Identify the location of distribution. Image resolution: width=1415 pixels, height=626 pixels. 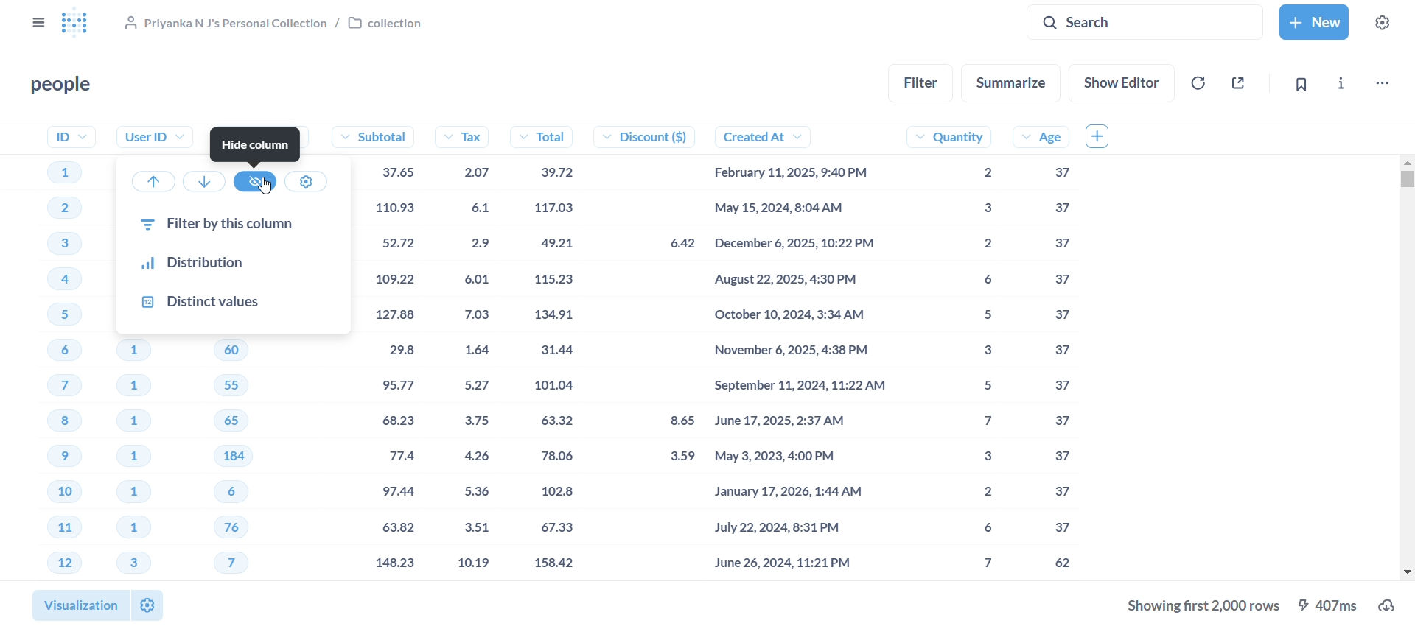
(232, 264).